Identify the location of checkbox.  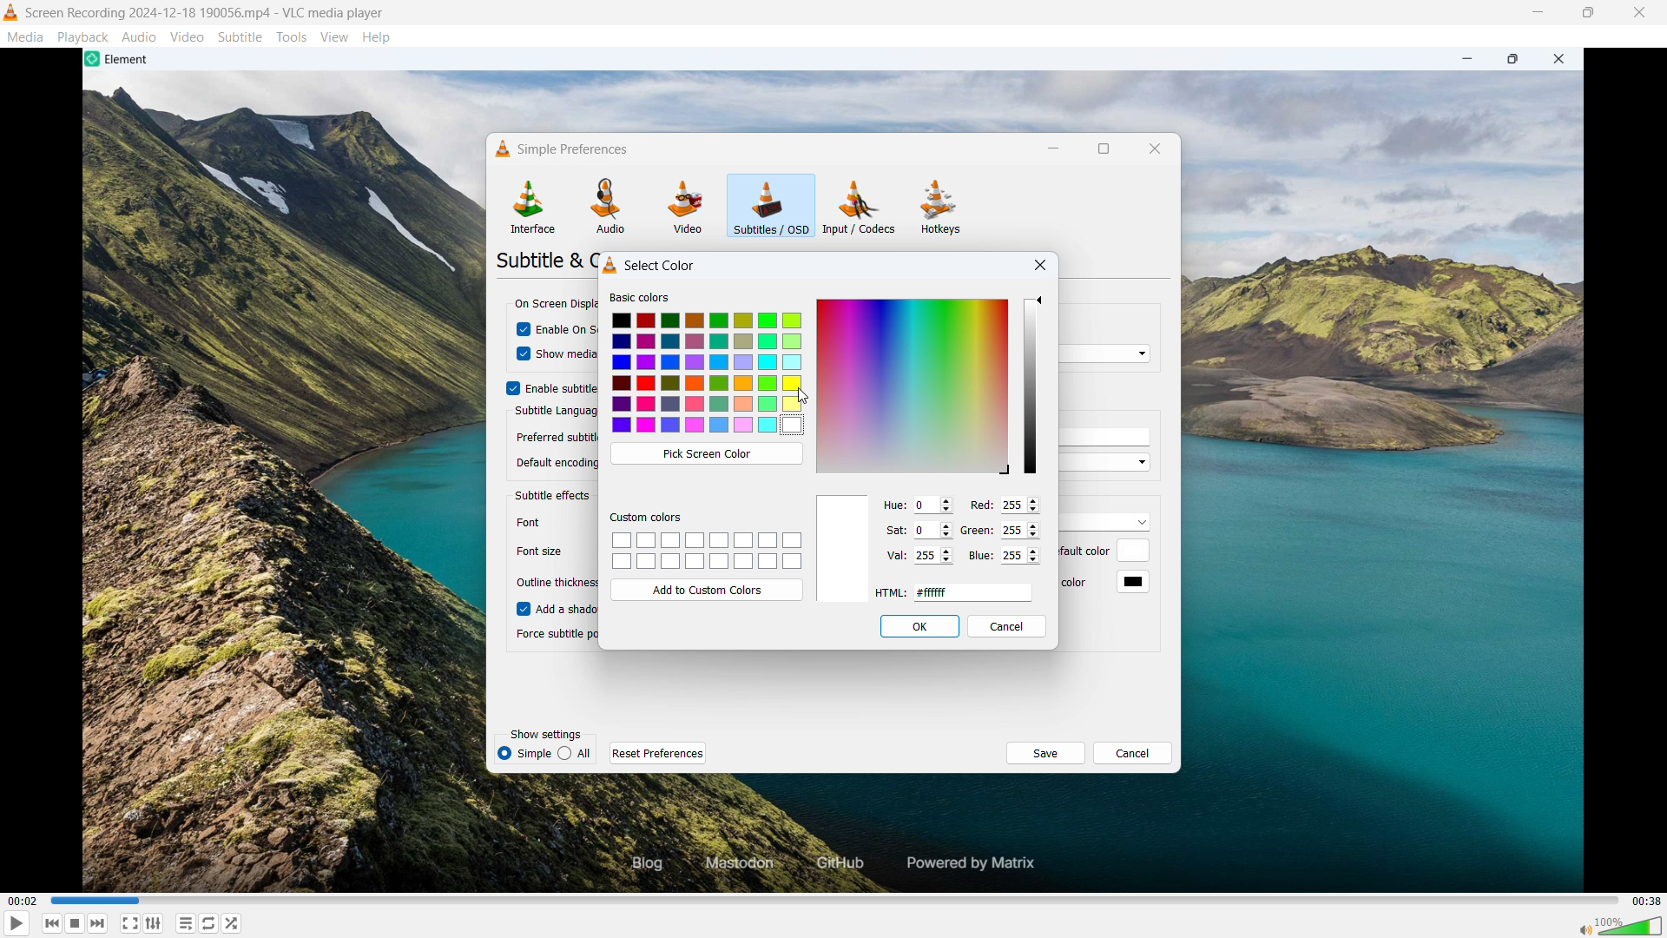
(511, 387).